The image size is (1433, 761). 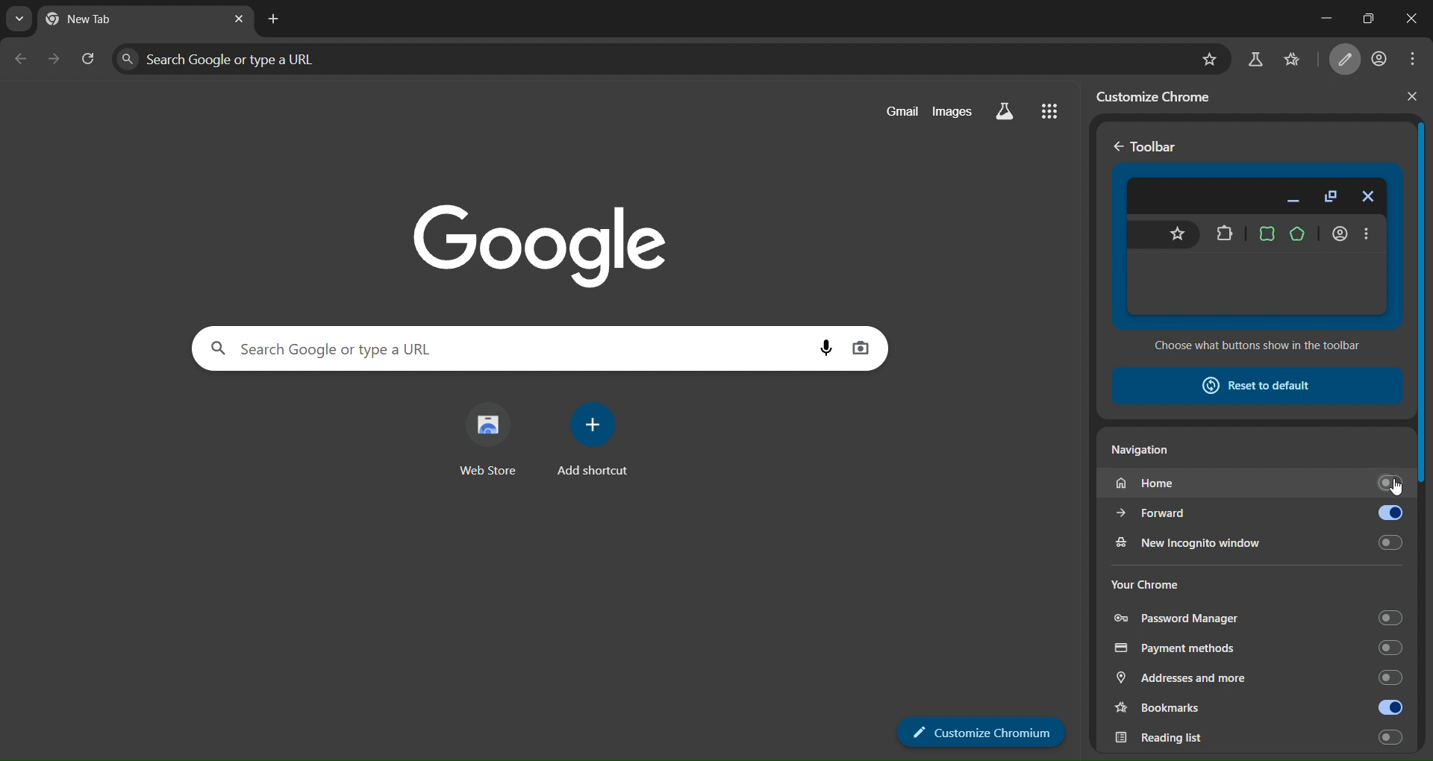 I want to click on password manager, so click(x=1255, y=617).